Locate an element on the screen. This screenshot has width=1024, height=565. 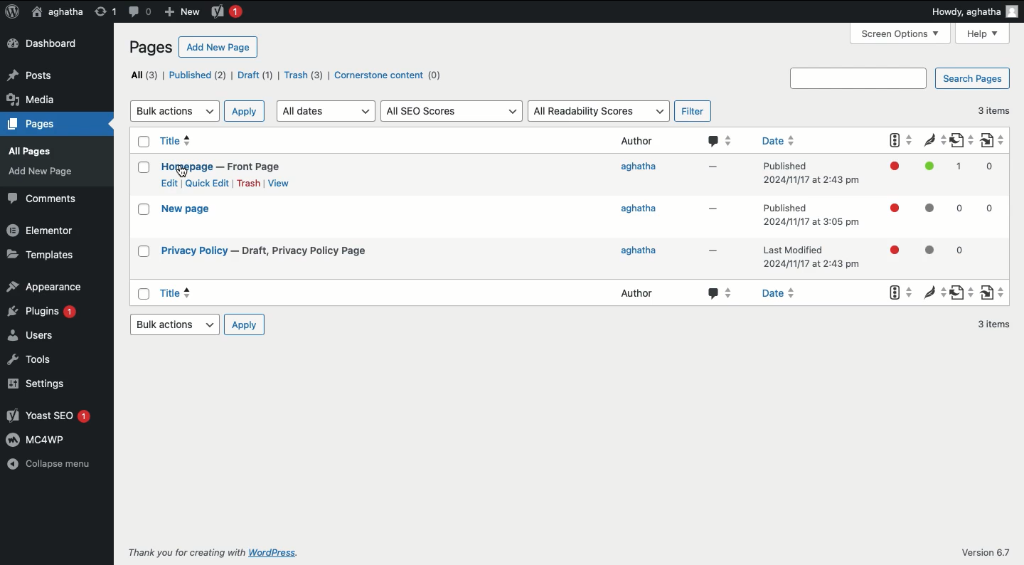
Comments is located at coordinates (43, 199).